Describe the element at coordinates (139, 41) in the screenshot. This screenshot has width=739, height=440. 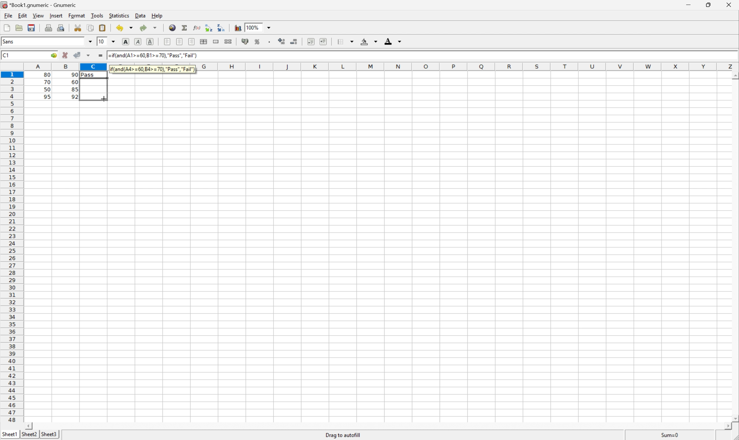
I see `Italic` at that location.